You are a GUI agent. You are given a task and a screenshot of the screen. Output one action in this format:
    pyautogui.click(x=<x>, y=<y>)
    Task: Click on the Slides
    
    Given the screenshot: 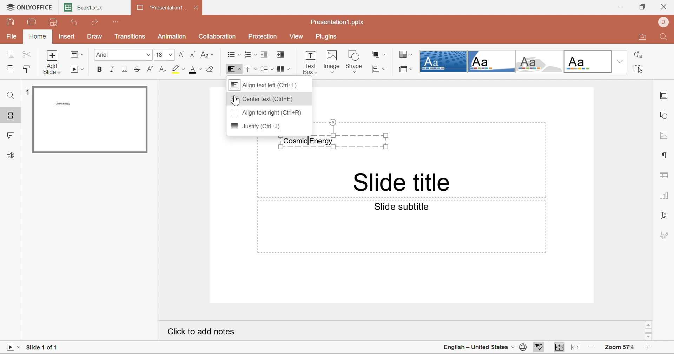 What is the action you would take?
    pyautogui.click(x=11, y=116)
    